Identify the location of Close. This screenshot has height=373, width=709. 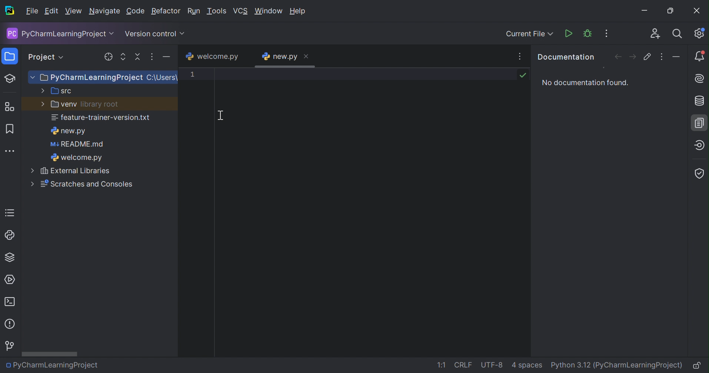
(307, 56).